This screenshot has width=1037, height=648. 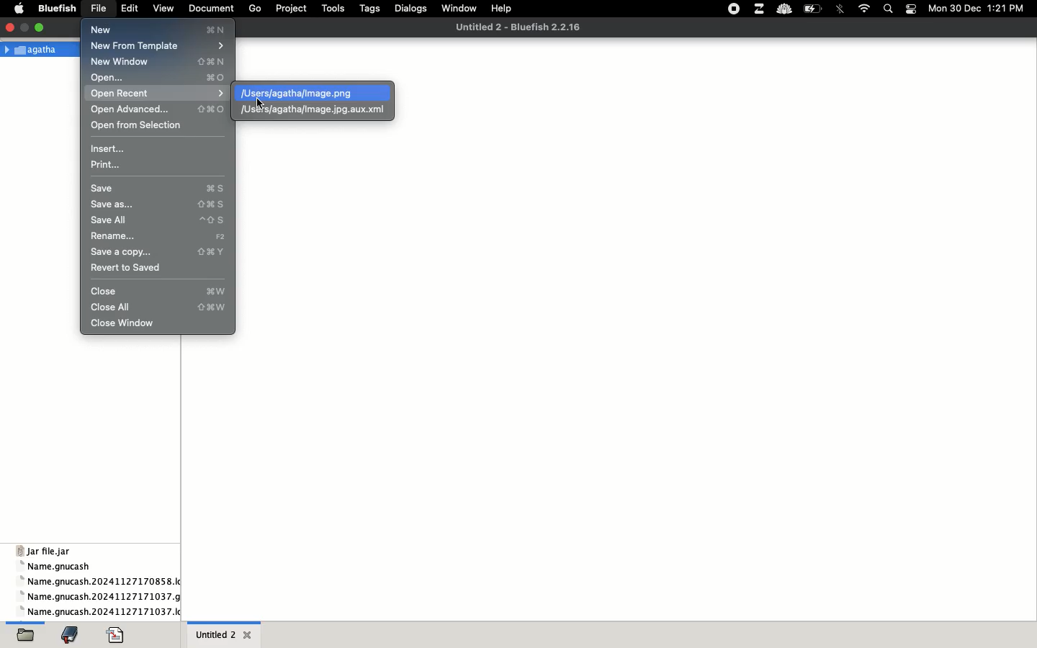 What do you see at coordinates (865, 9) in the screenshot?
I see `internet` at bounding box center [865, 9].